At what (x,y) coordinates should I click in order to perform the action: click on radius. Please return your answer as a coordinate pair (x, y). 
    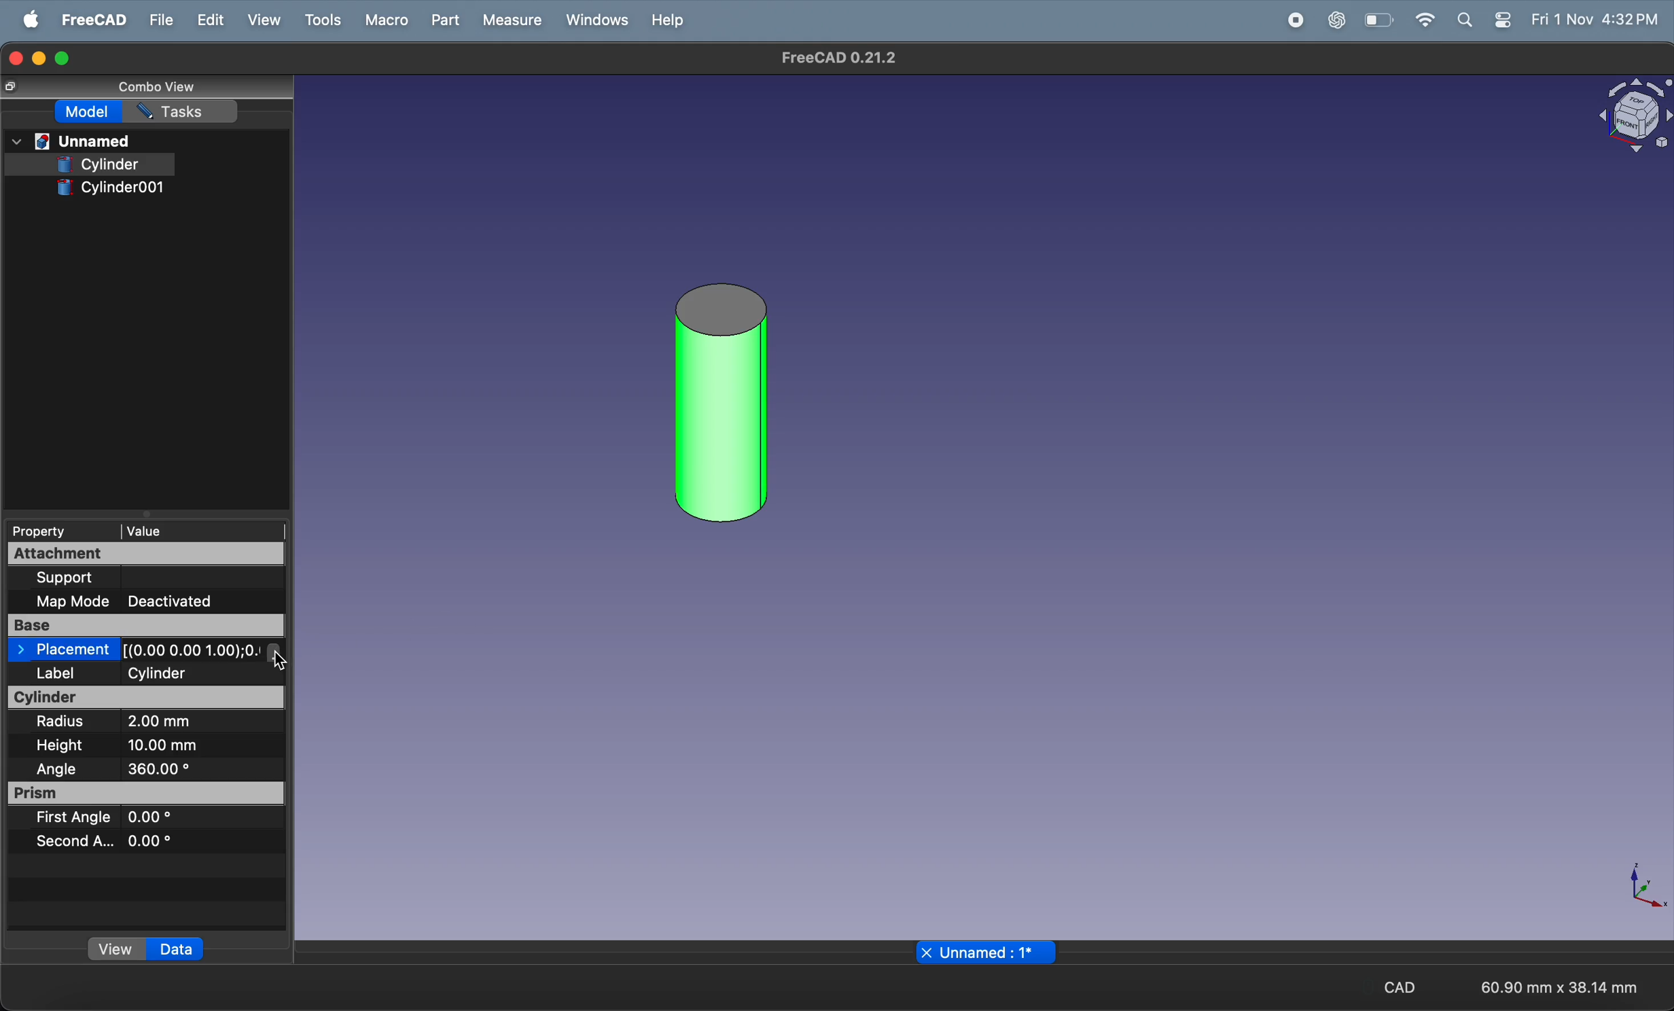
    Looking at the image, I should click on (67, 722).